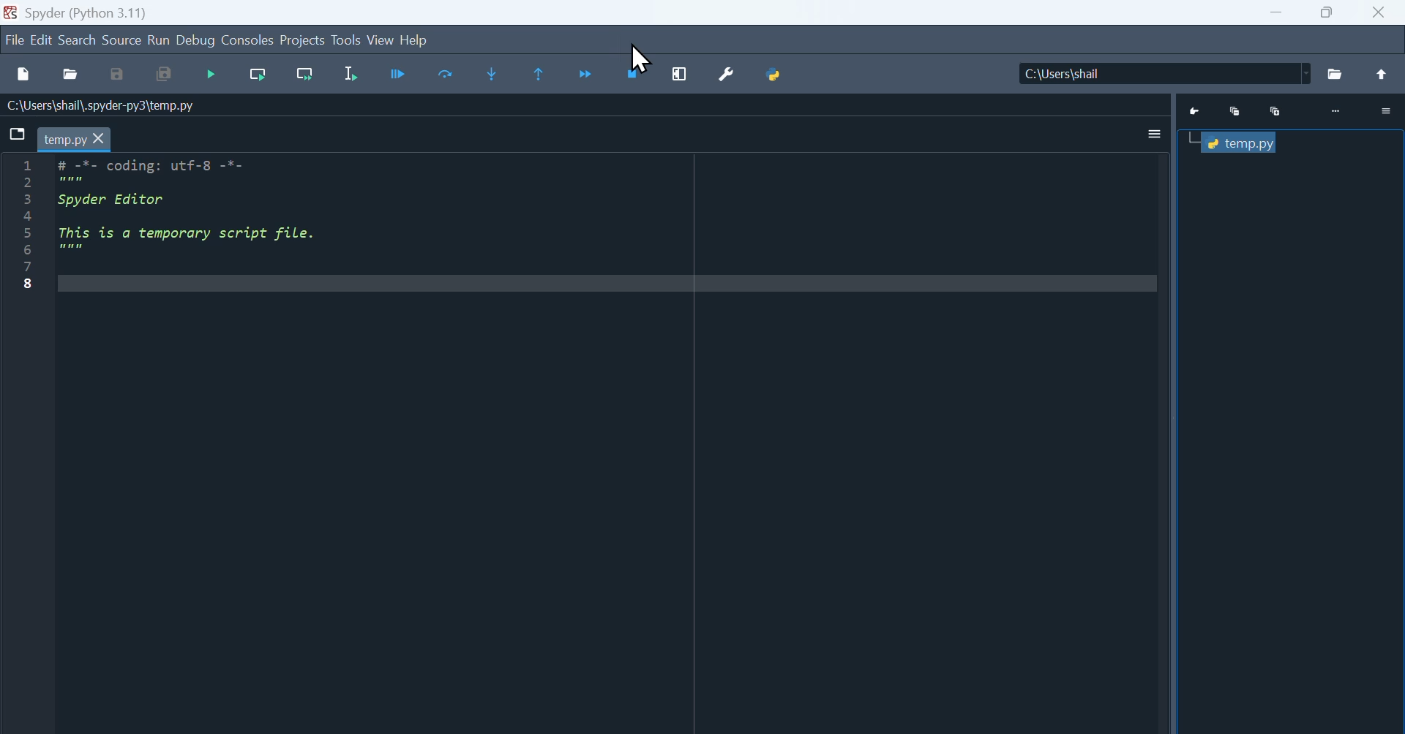  What do you see at coordinates (1238, 112) in the screenshot?
I see `Minimize` at bounding box center [1238, 112].